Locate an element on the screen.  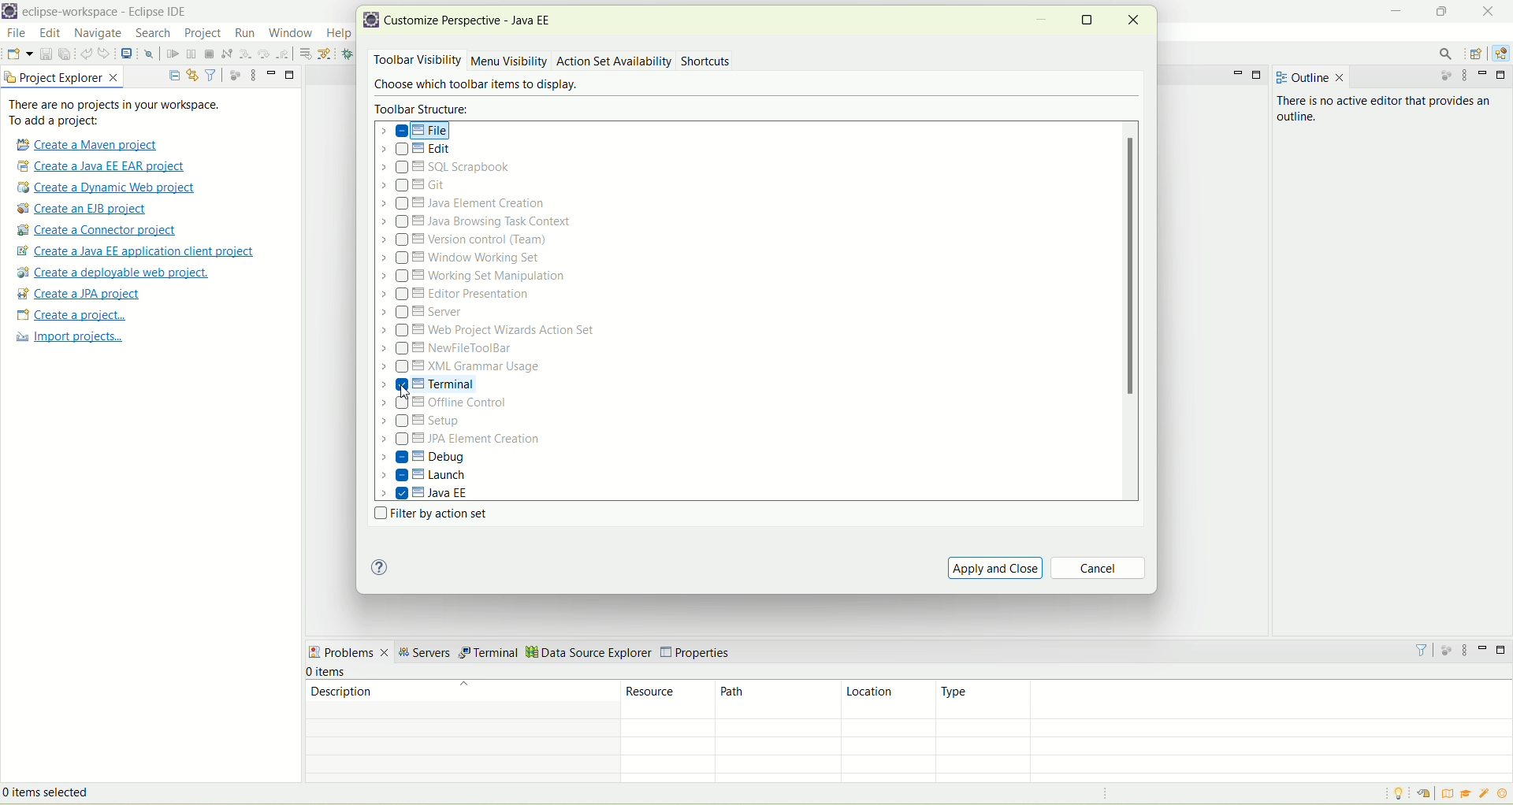
maximize is located at coordinates (1439, 9).